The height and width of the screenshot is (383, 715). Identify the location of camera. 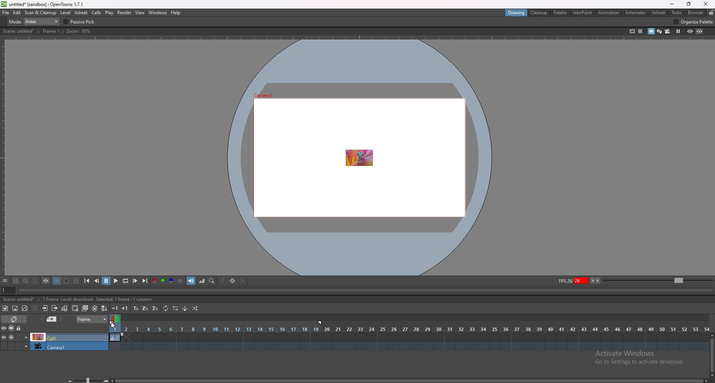
(54, 346).